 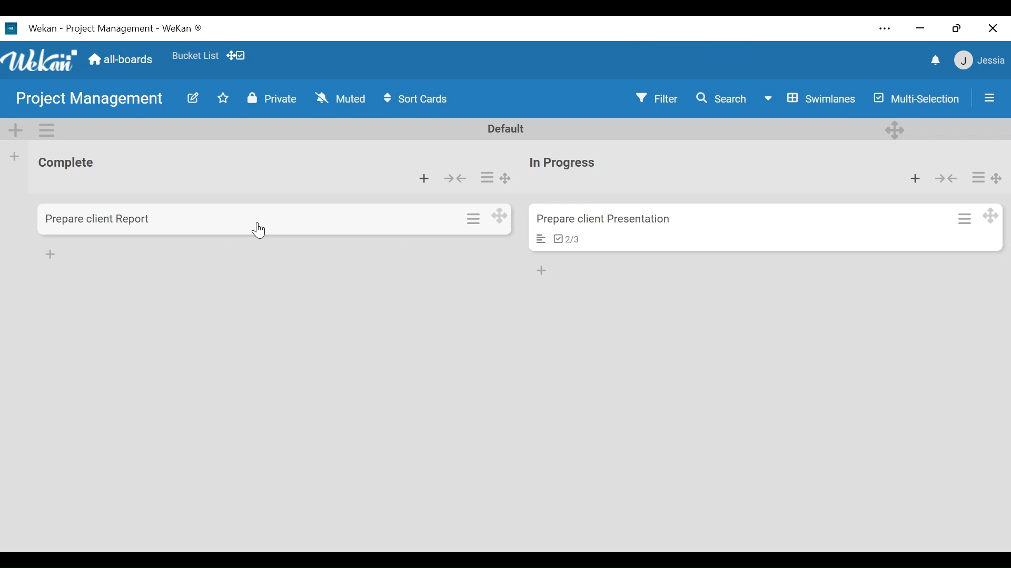 I want to click on Checklist, so click(x=567, y=239).